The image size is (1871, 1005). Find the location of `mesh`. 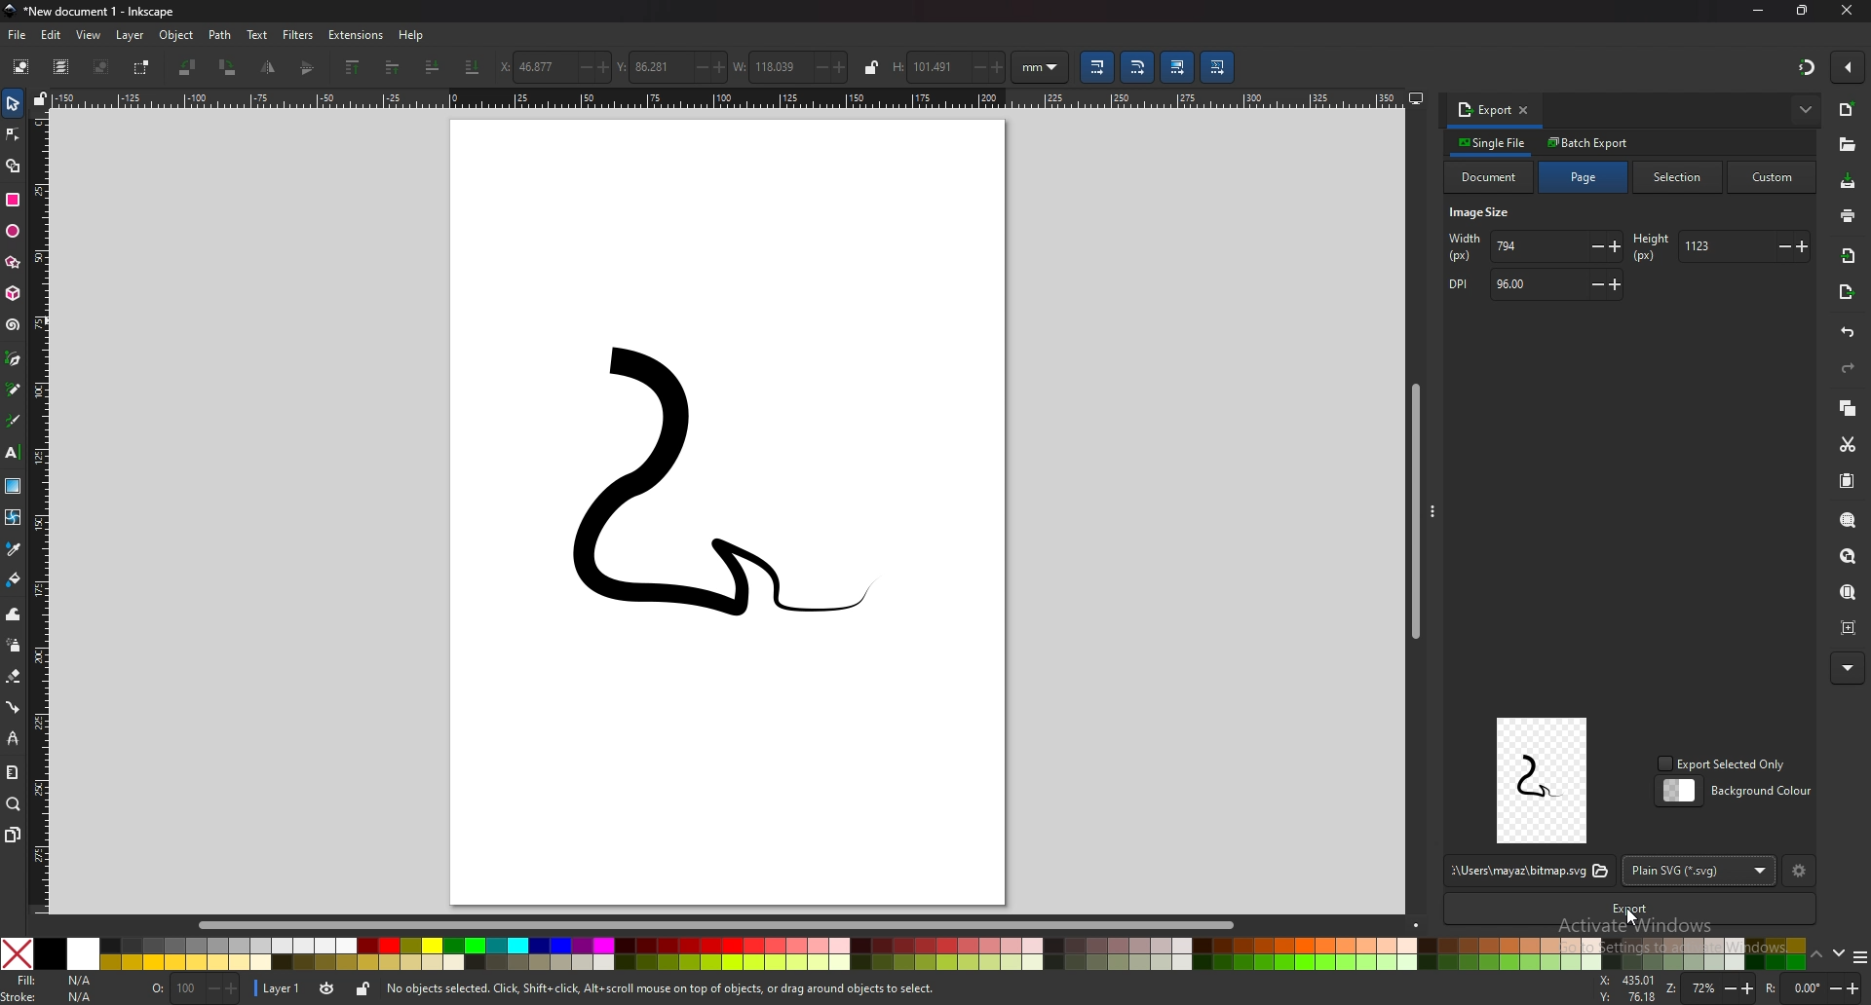

mesh is located at coordinates (14, 516).